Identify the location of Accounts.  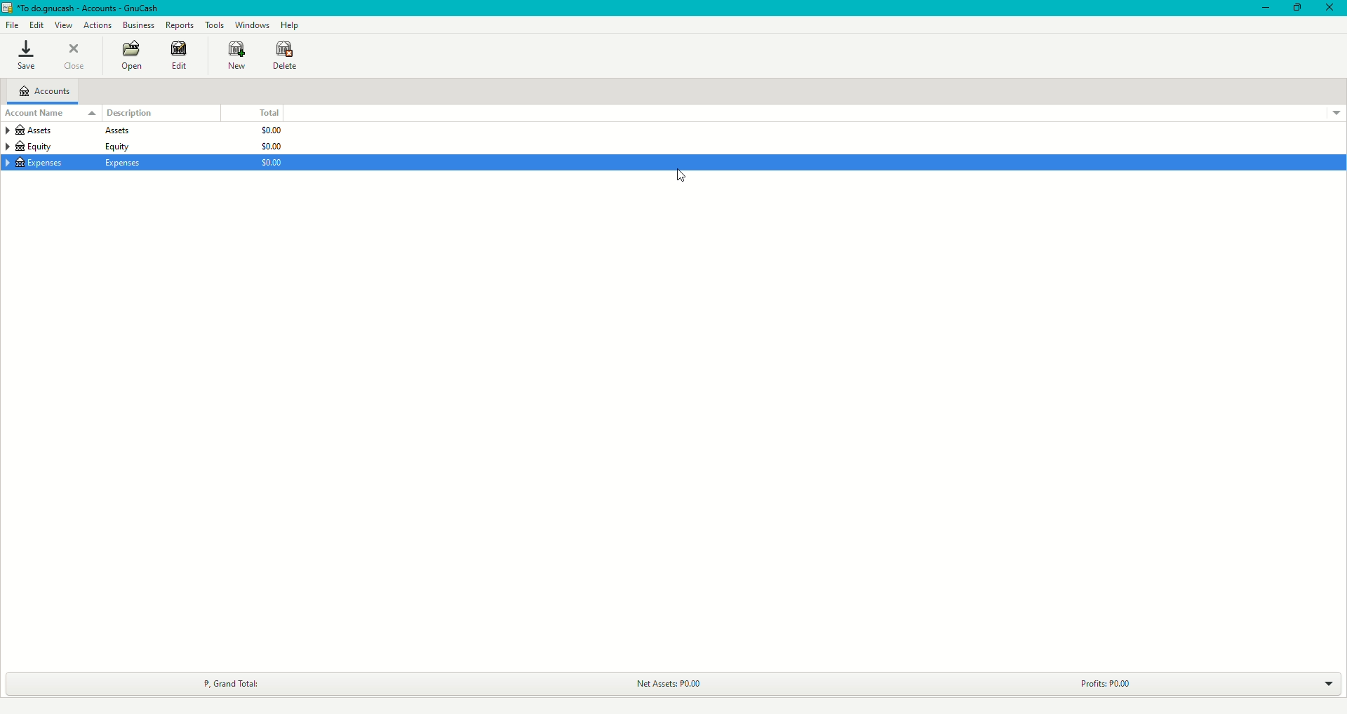
(45, 91).